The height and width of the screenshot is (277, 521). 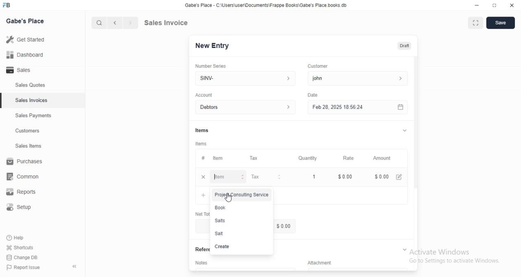 What do you see at coordinates (28, 40) in the screenshot?
I see `Getstared` at bounding box center [28, 40].